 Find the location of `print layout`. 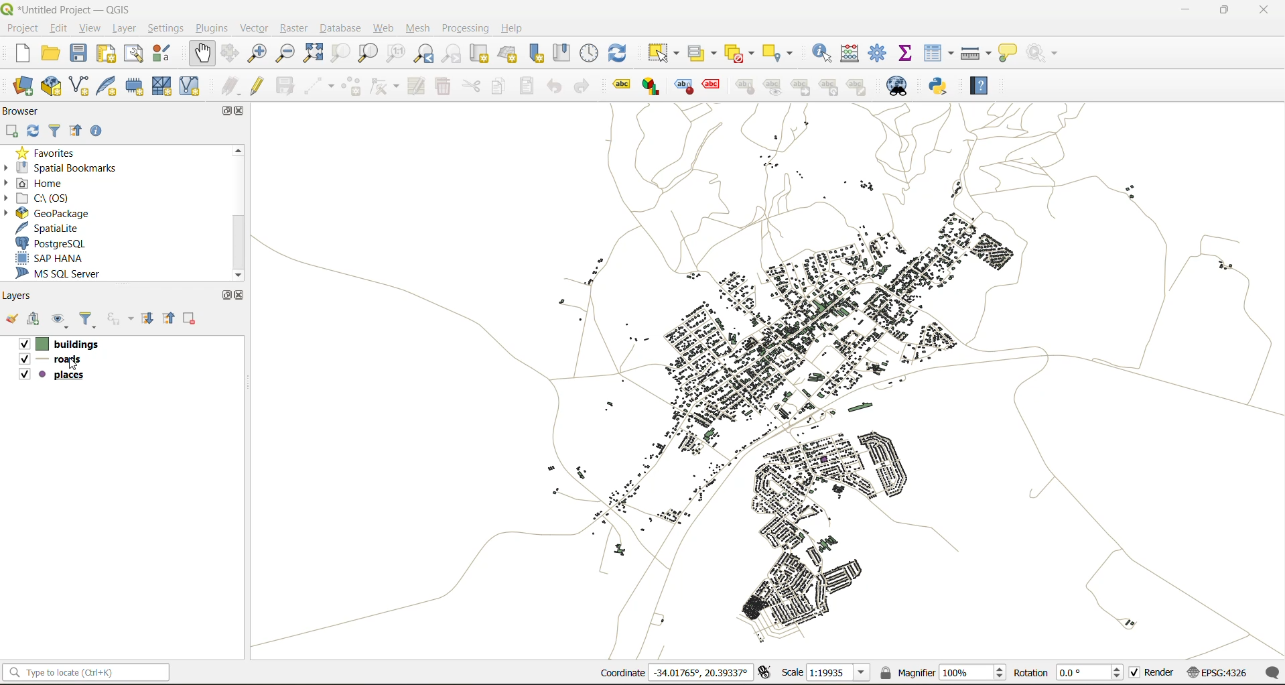

print layout is located at coordinates (106, 55).